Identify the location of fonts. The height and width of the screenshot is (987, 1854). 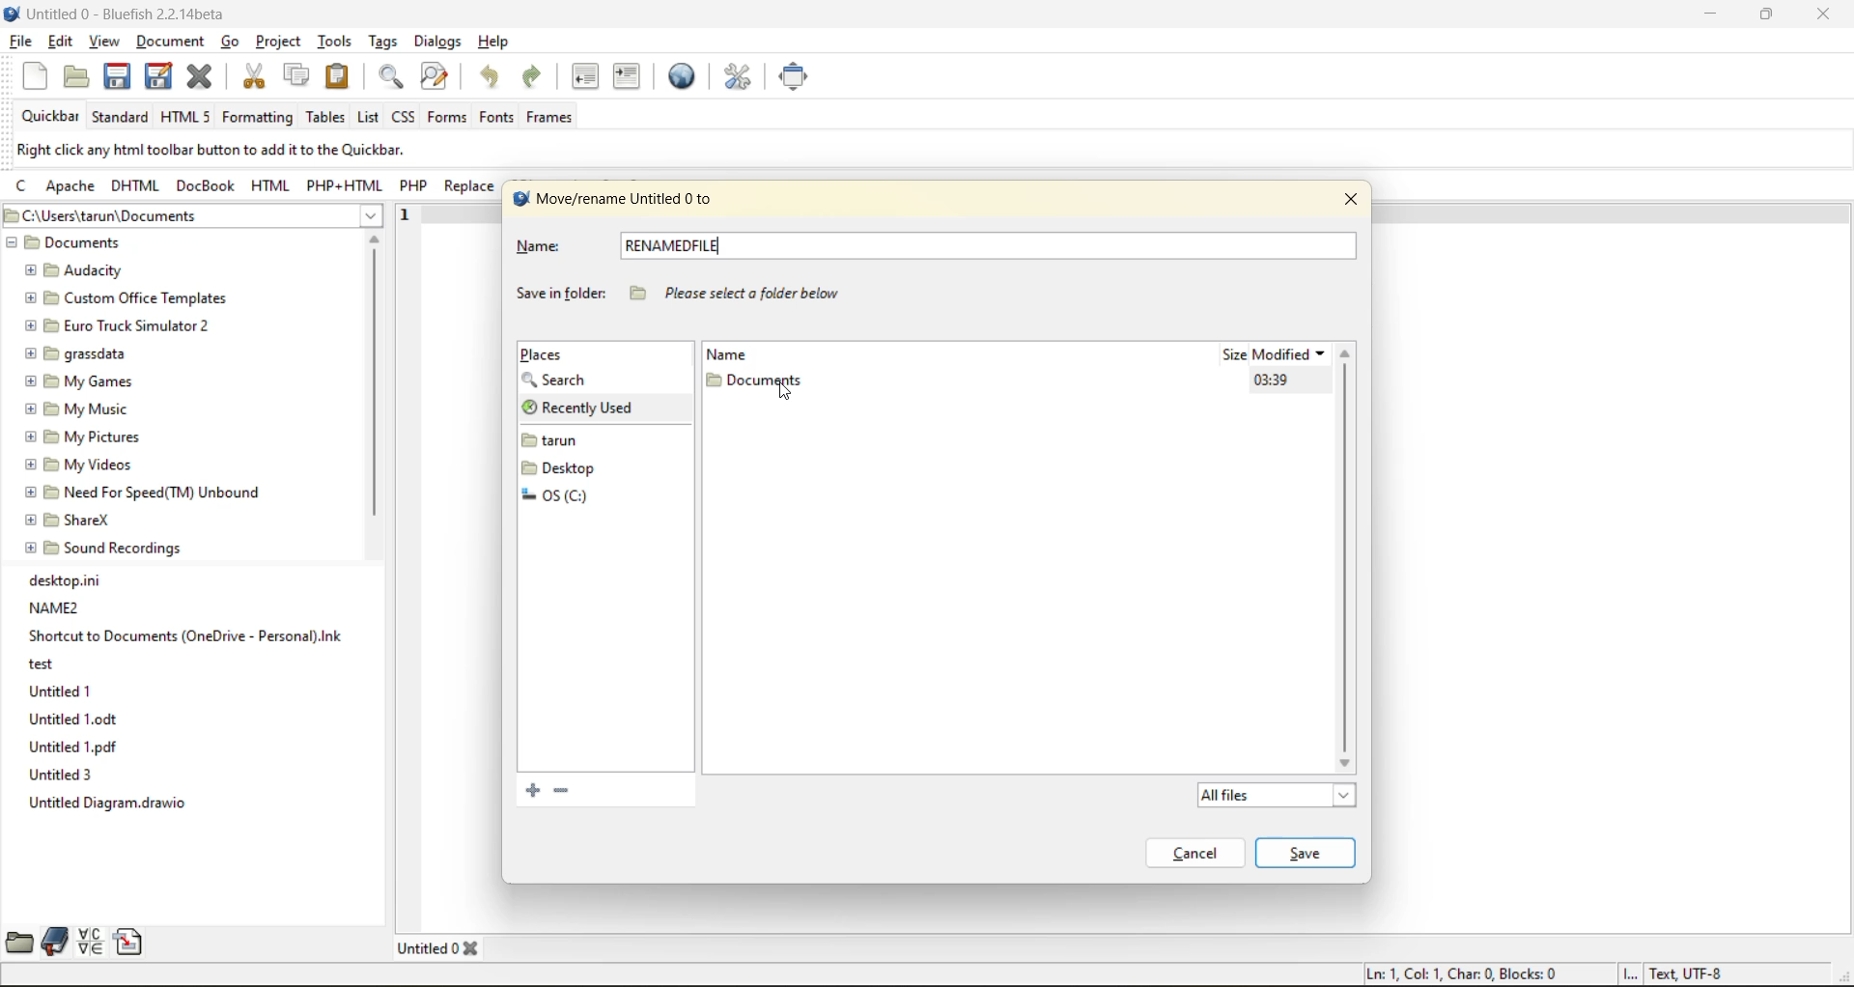
(495, 116).